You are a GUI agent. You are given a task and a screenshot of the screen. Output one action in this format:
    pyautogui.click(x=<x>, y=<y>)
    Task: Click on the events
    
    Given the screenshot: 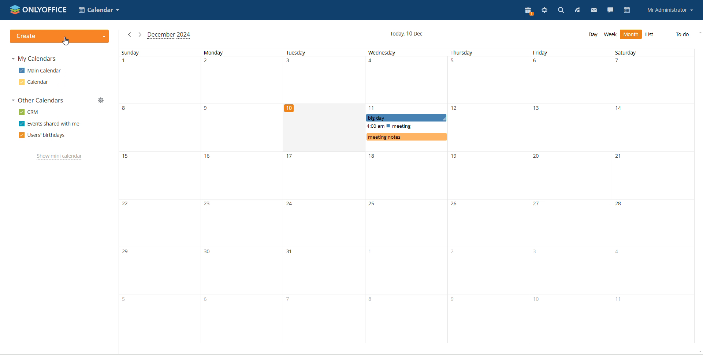 What is the action you would take?
    pyautogui.click(x=406, y=127)
    